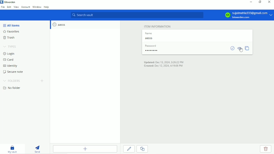  I want to click on Account options, so click(244, 15).